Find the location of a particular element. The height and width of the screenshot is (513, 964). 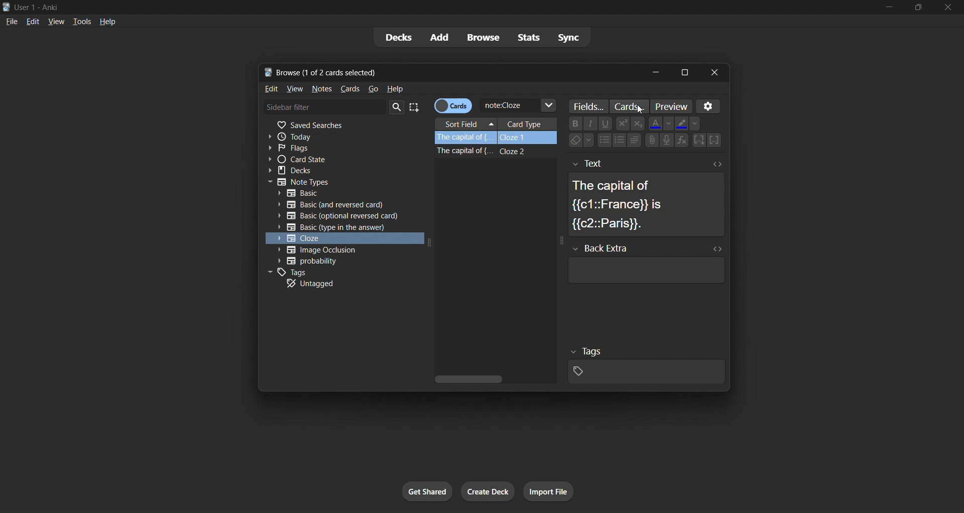

sidebar filter is located at coordinates (324, 106).